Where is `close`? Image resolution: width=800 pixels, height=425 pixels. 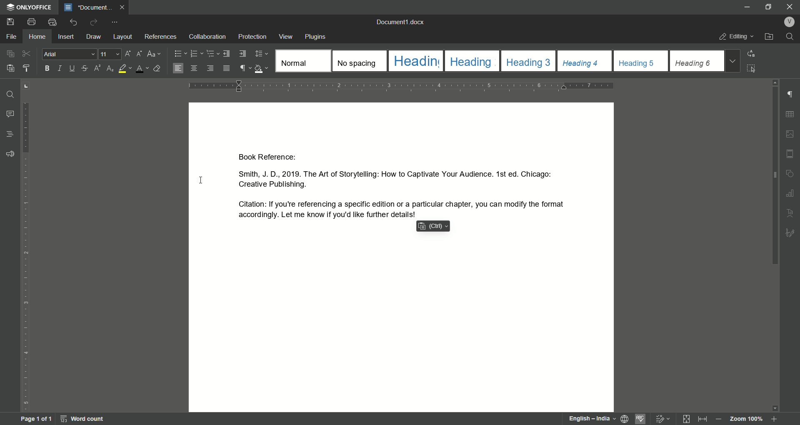
close is located at coordinates (123, 7).